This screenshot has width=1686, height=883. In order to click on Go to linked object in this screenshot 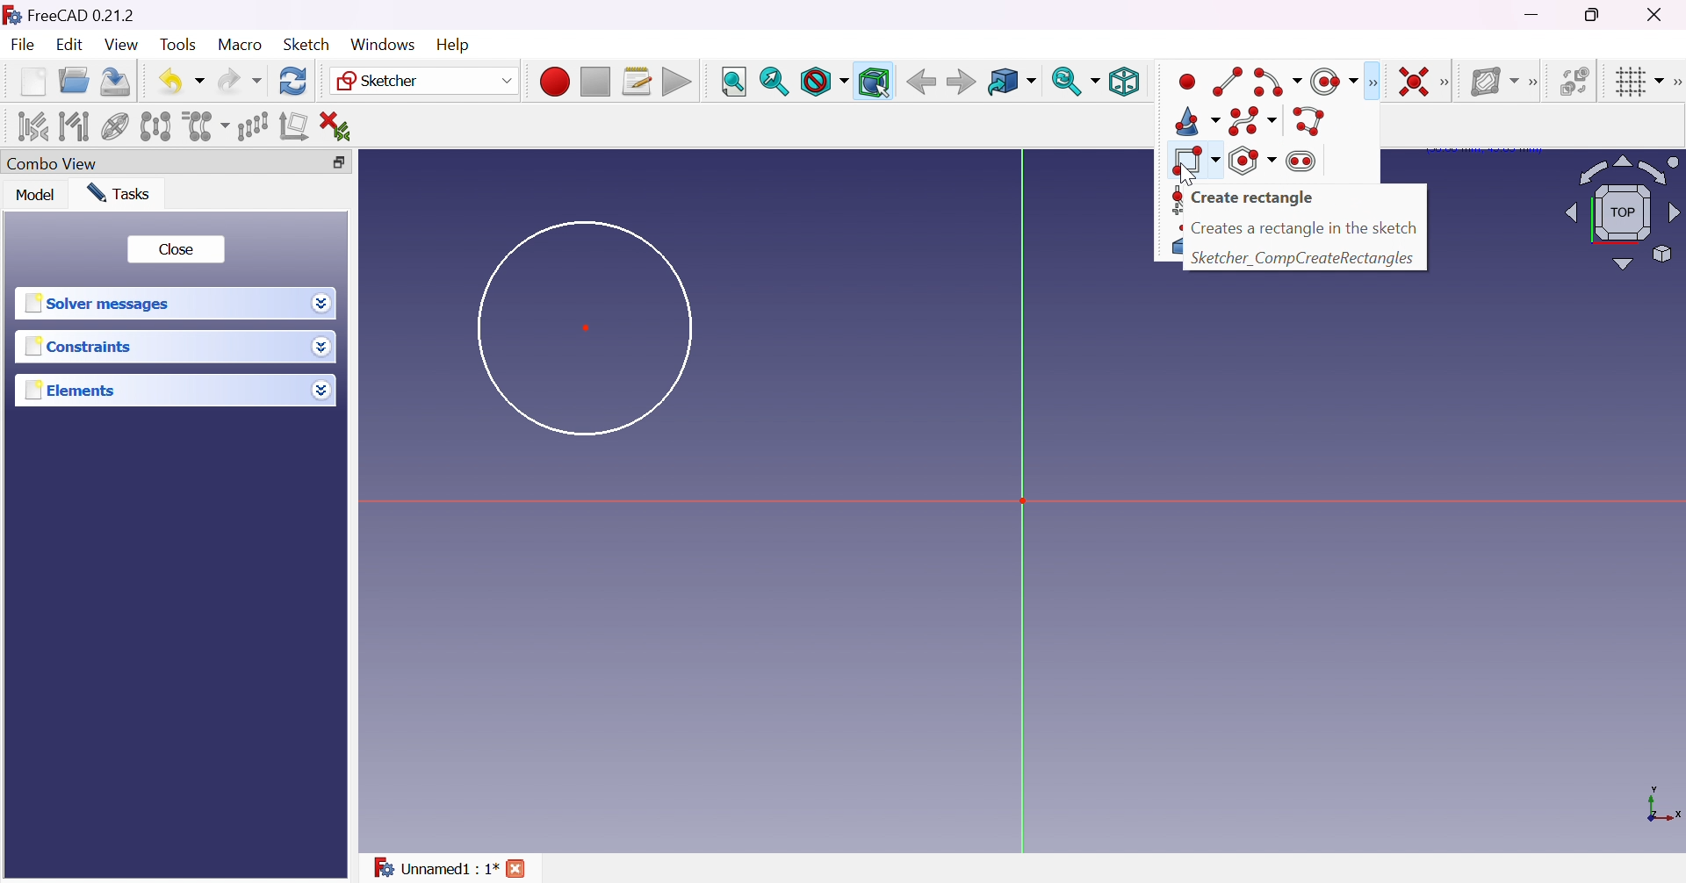, I will do `click(1011, 83)`.